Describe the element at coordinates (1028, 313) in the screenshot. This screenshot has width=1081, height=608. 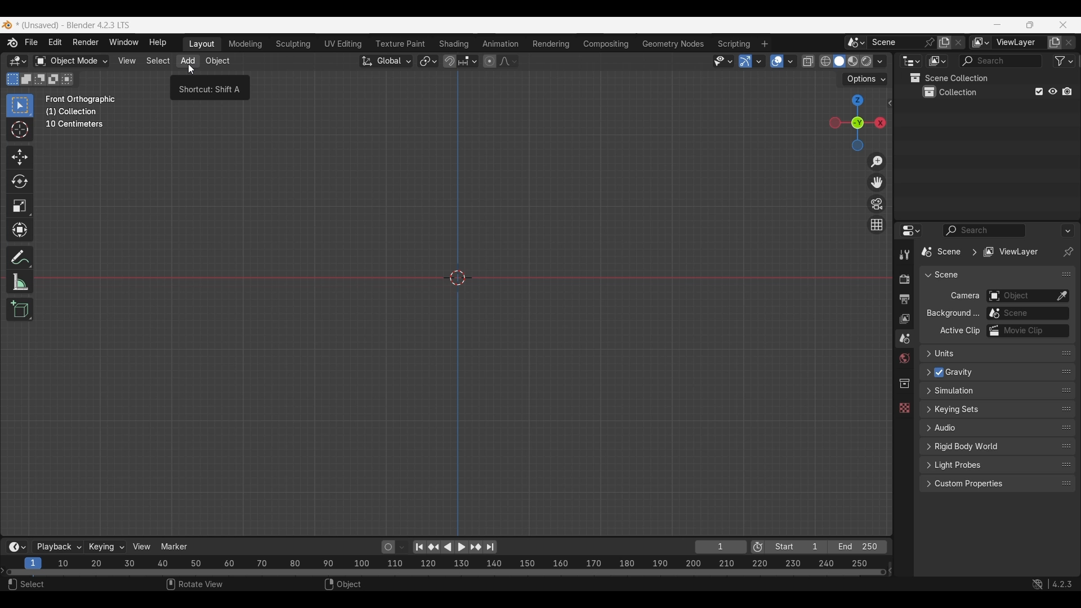
I see `Background scene` at that location.